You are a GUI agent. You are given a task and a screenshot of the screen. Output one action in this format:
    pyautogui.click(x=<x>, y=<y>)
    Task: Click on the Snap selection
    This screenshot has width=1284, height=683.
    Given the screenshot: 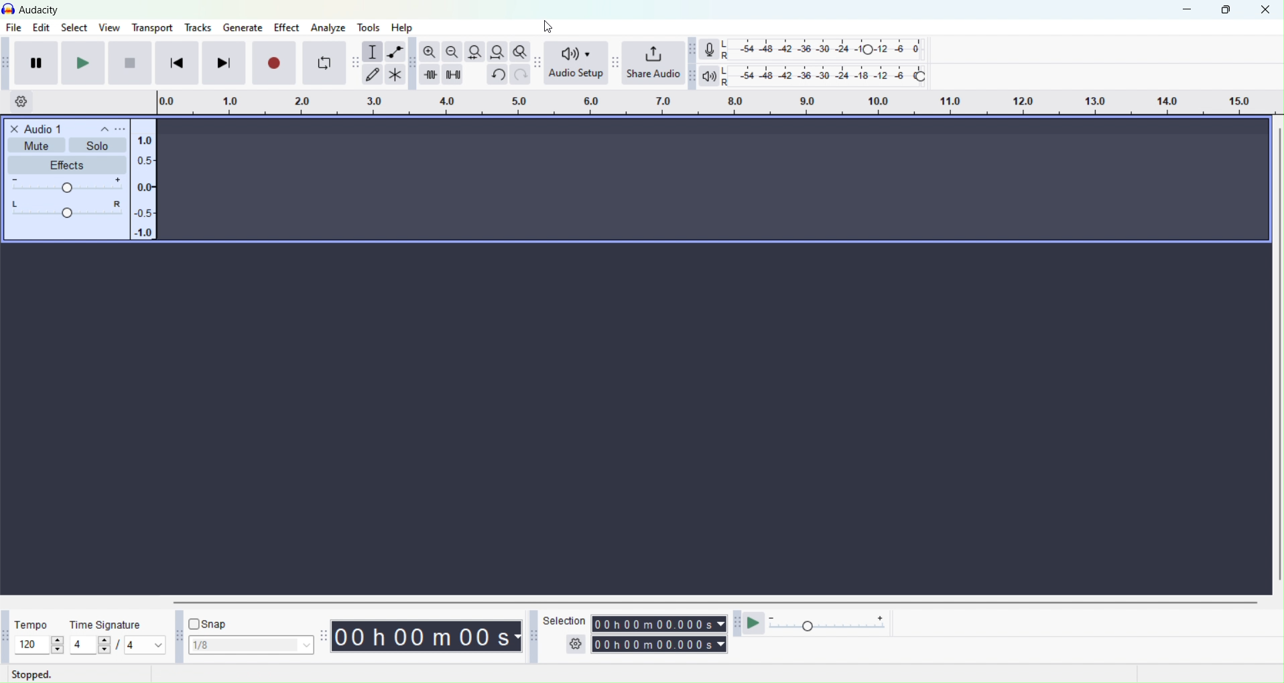 What is the action you would take?
    pyautogui.click(x=250, y=646)
    